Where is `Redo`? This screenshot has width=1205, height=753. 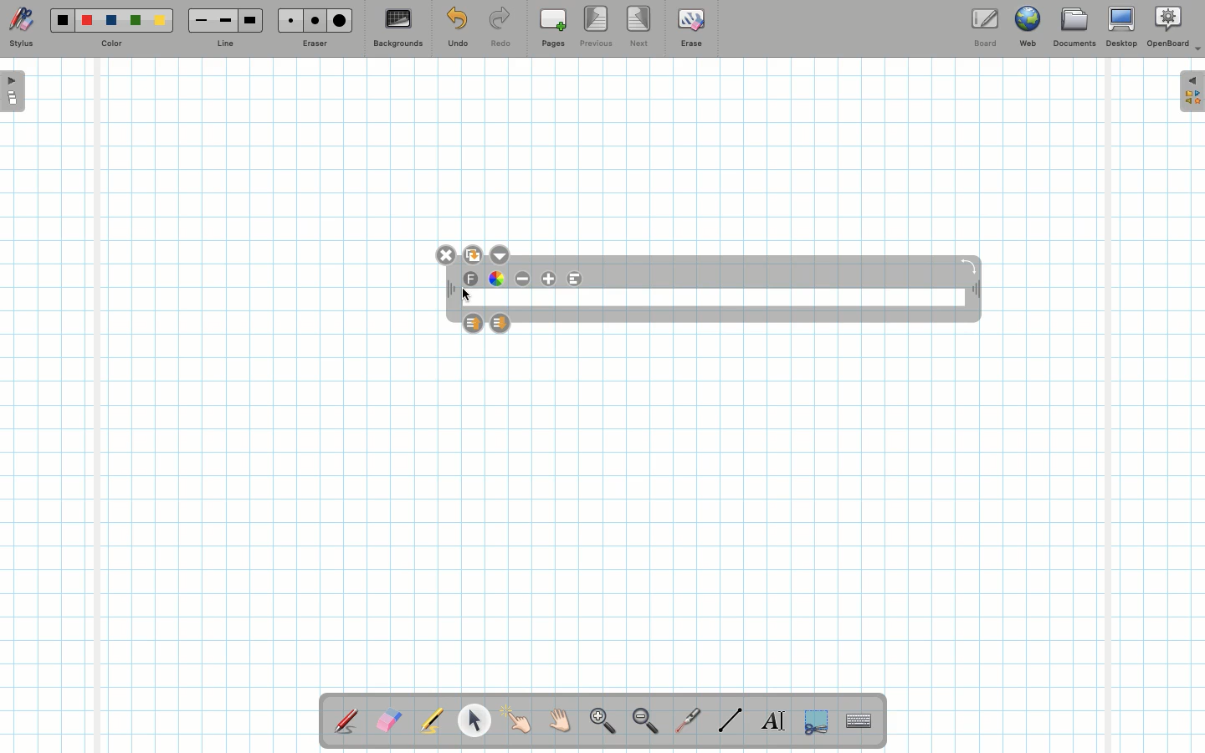
Redo is located at coordinates (500, 30).